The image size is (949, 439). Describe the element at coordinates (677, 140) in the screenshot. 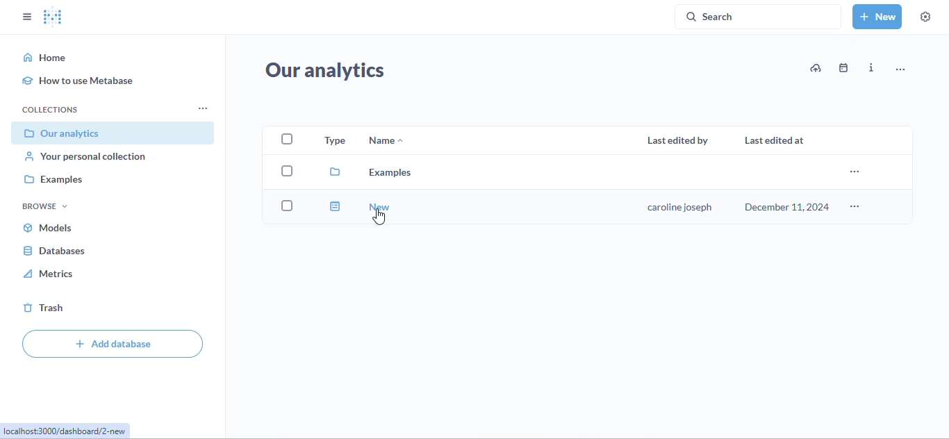

I see `last edited by` at that location.